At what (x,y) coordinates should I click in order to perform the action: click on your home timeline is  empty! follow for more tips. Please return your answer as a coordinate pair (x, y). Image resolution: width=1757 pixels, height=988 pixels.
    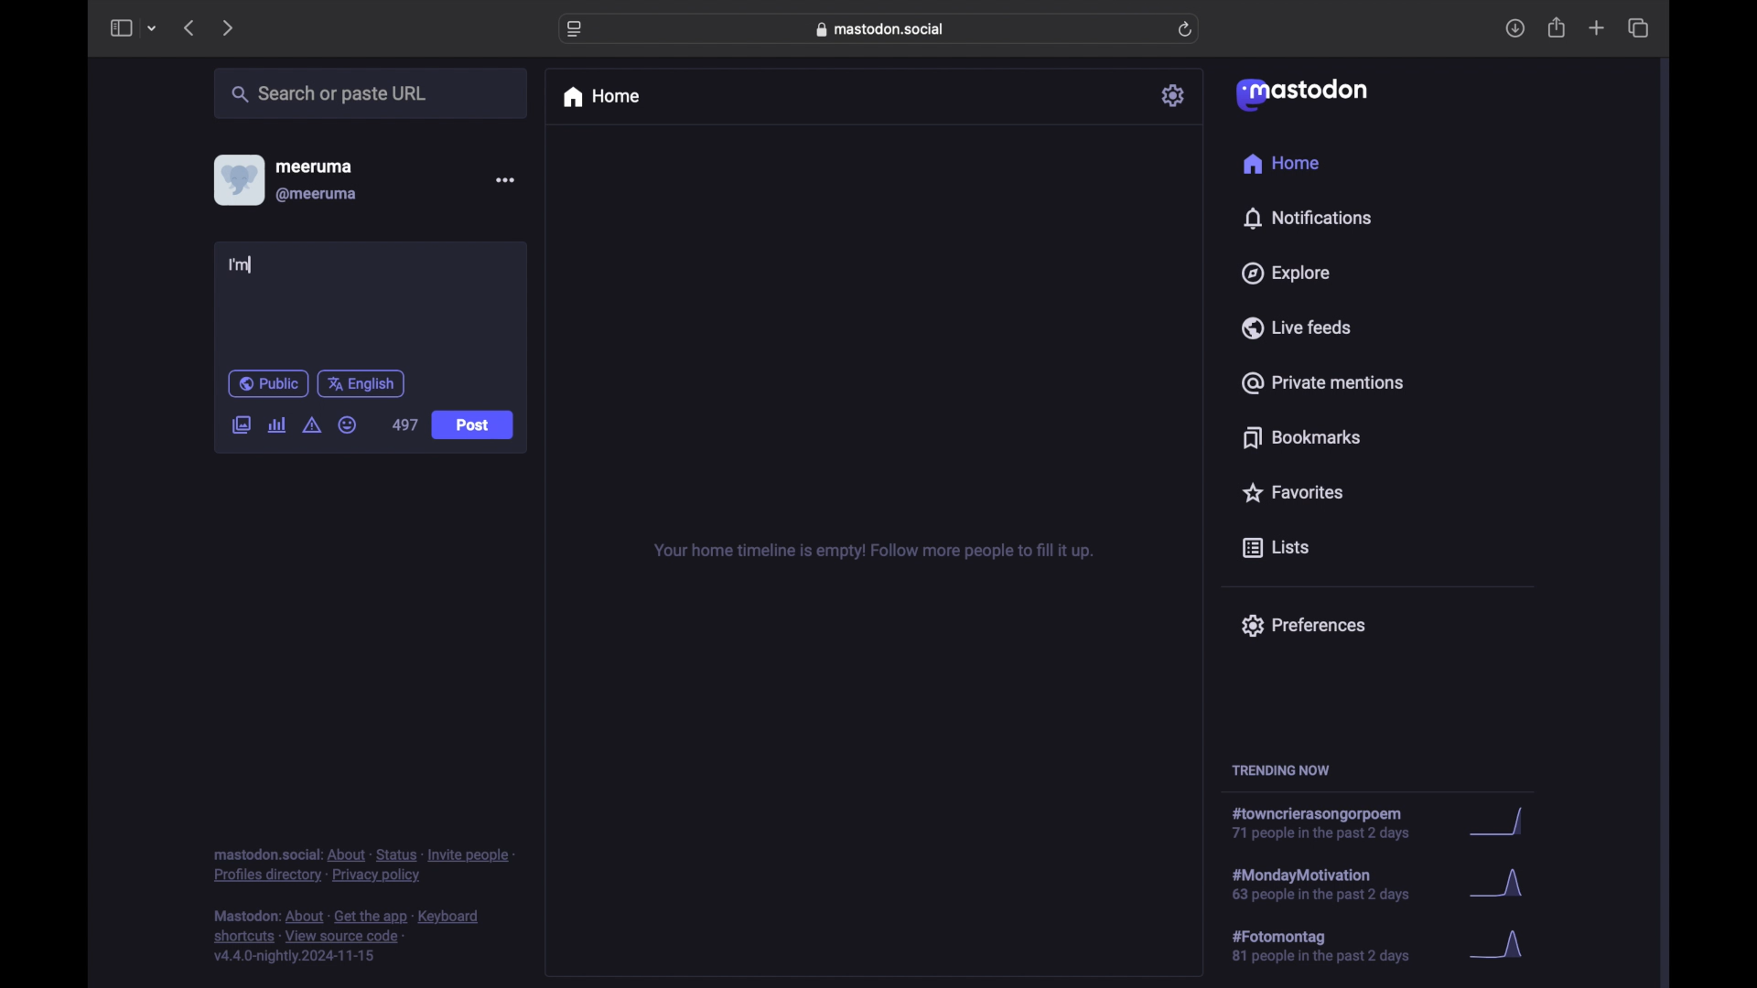
    Looking at the image, I should click on (871, 552).